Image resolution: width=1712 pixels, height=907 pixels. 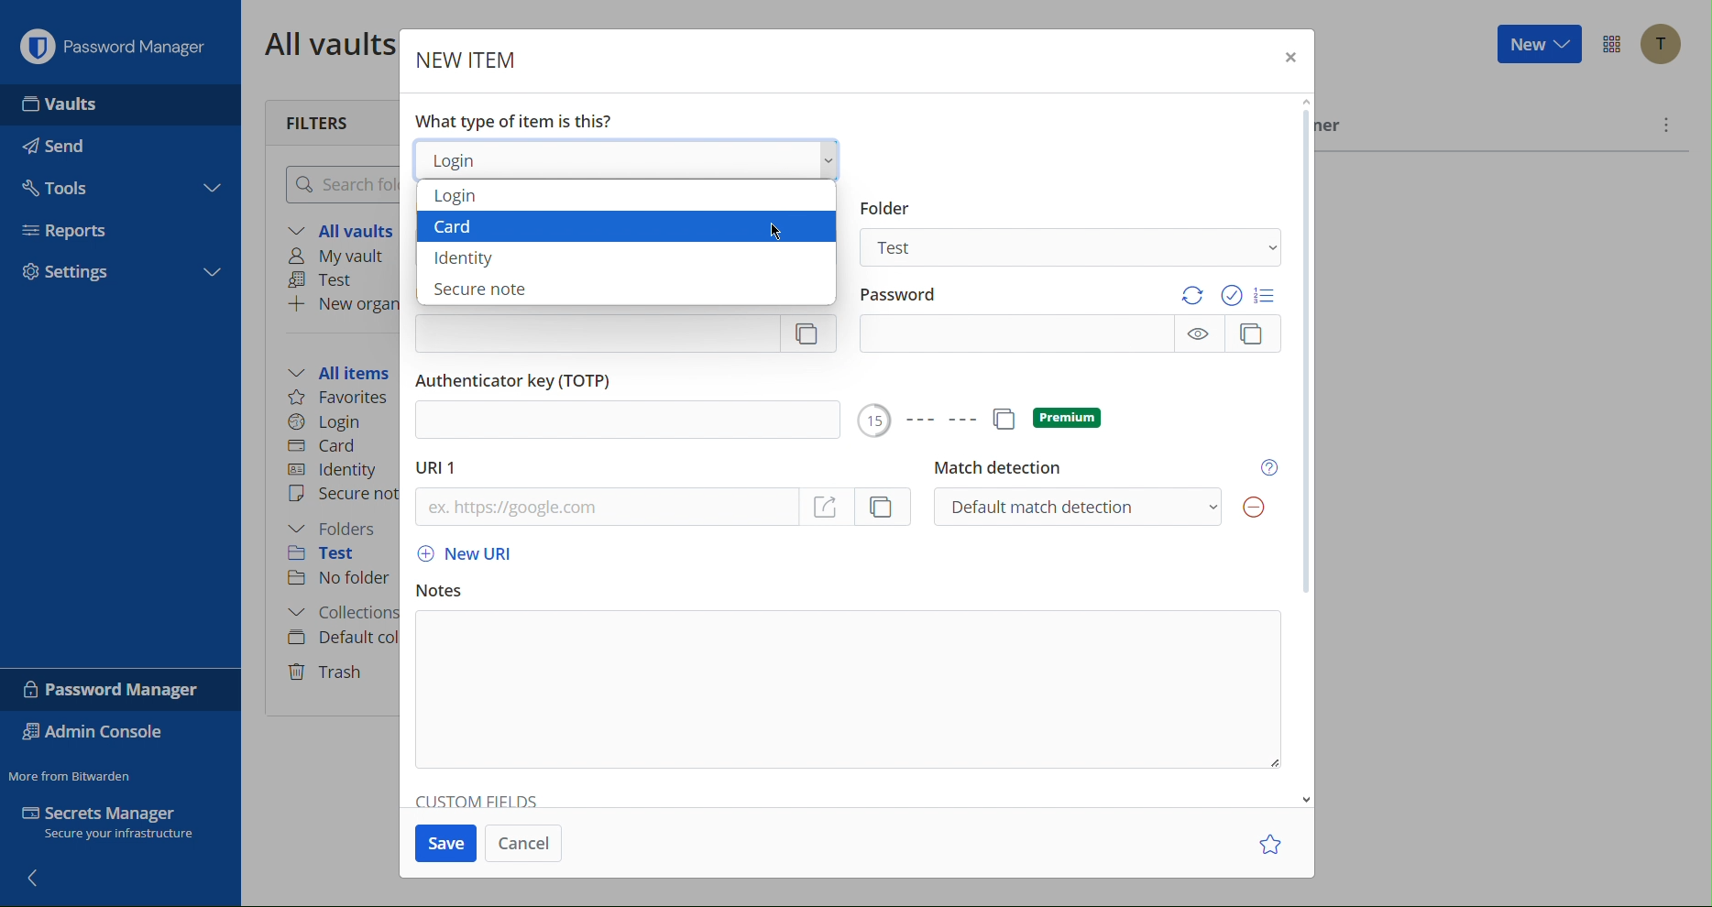 What do you see at coordinates (1236, 292) in the screenshot?
I see `Options` at bounding box center [1236, 292].